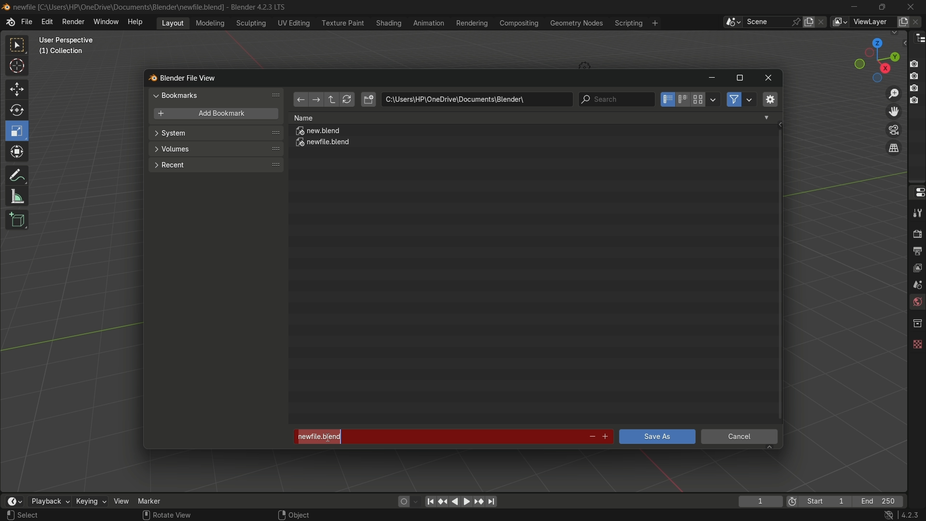 The width and height of the screenshot is (926, 521). What do you see at coordinates (73, 21) in the screenshot?
I see `render menu` at bounding box center [73, 21].